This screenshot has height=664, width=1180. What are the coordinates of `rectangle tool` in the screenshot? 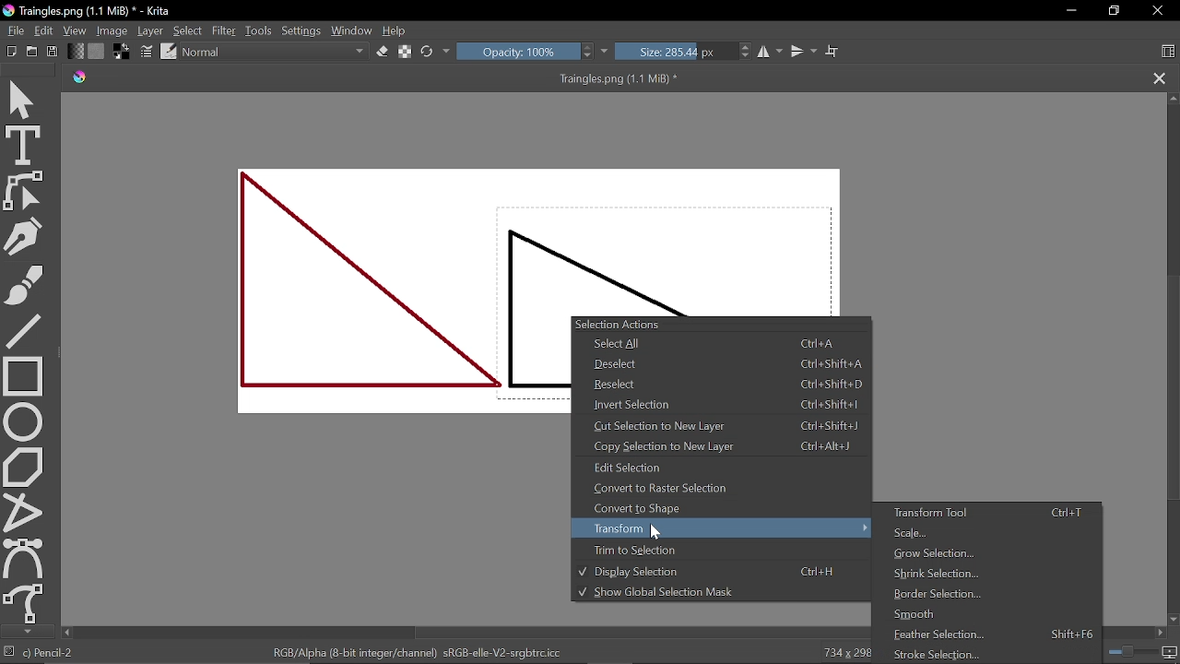 It's located at (24, 374).